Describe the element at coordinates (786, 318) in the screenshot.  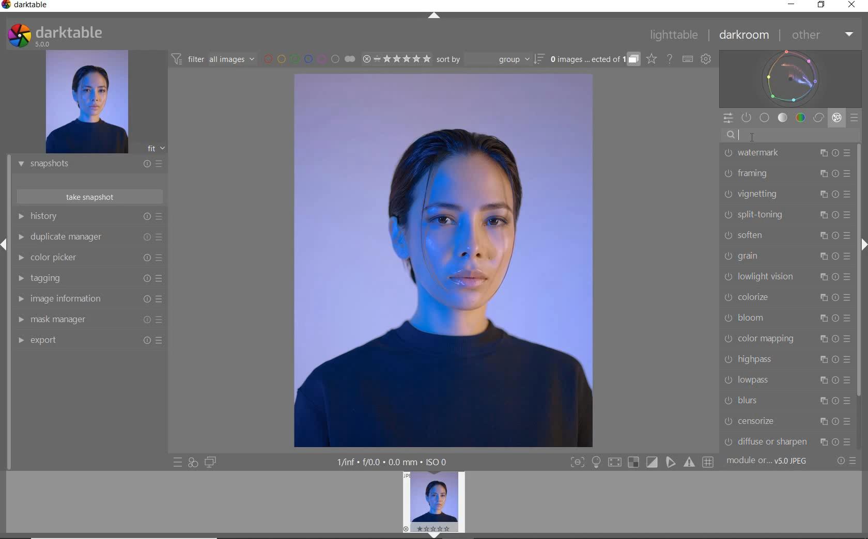
I see `BLOOM` at that location.